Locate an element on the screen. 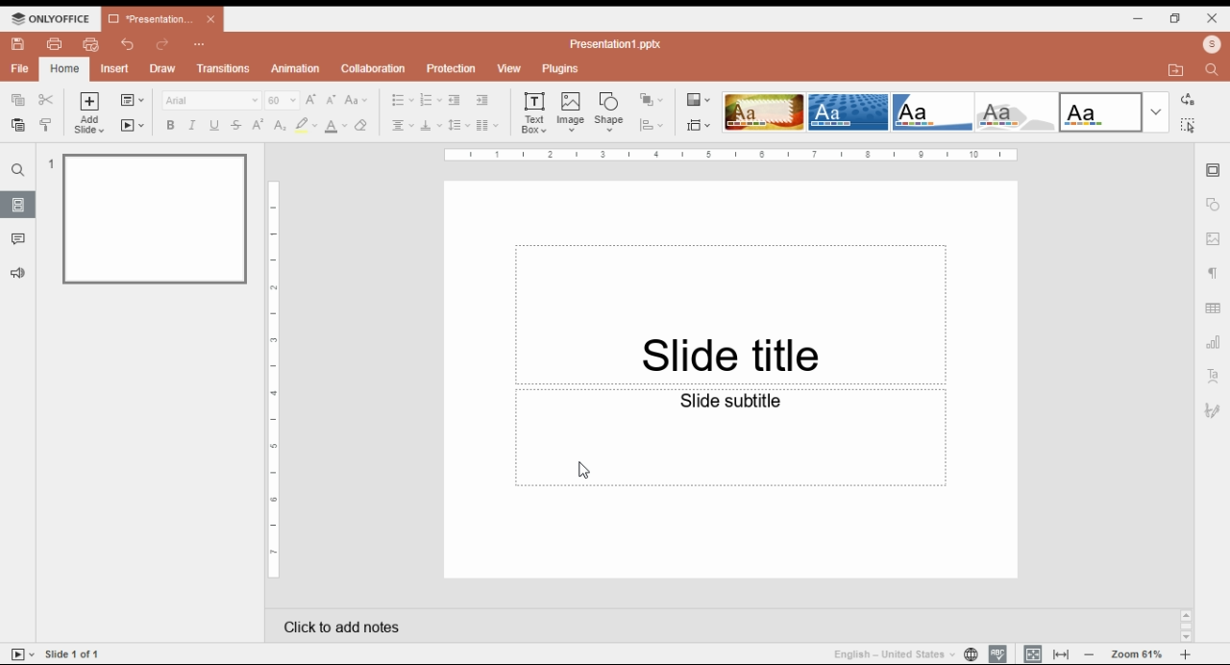  transitions is located at coordinates (223, 68).